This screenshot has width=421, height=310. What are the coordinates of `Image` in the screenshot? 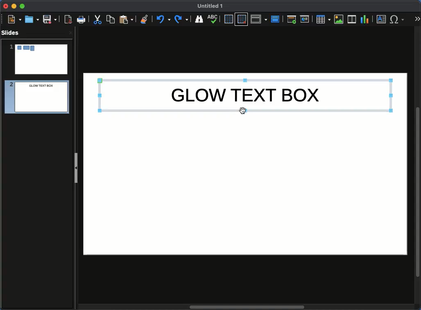 It's located at (339, 19).